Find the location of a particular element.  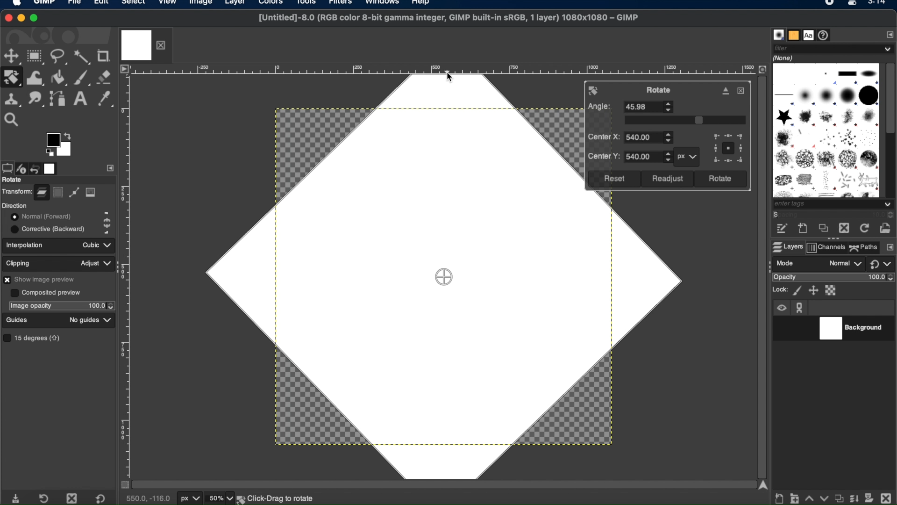

composited preview is located at coordinates (45, 292).